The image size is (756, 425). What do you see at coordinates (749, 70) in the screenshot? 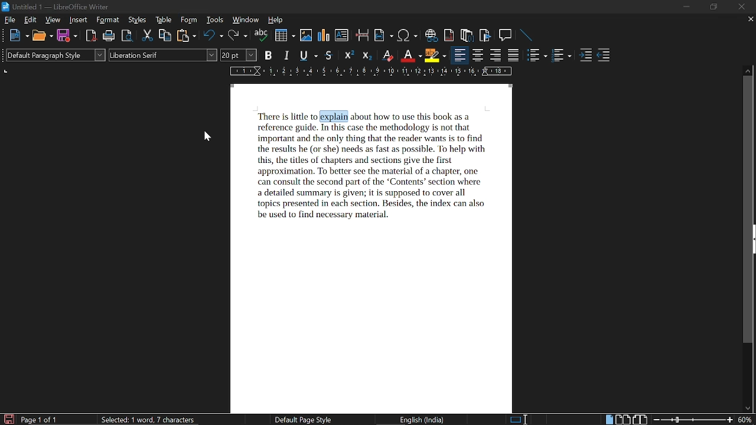
I see `move up` at bounding box center [749, 70].